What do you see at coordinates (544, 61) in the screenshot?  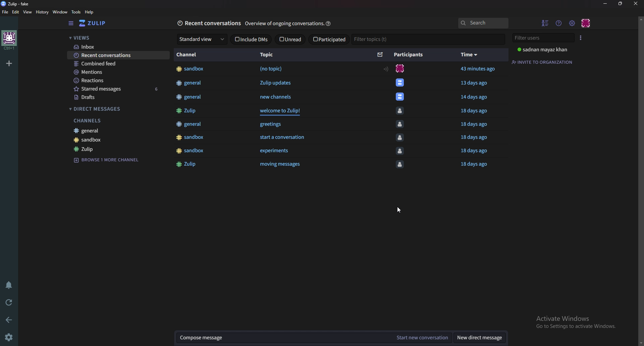 I see `Invite to organization` at bounding box center [544, 61].